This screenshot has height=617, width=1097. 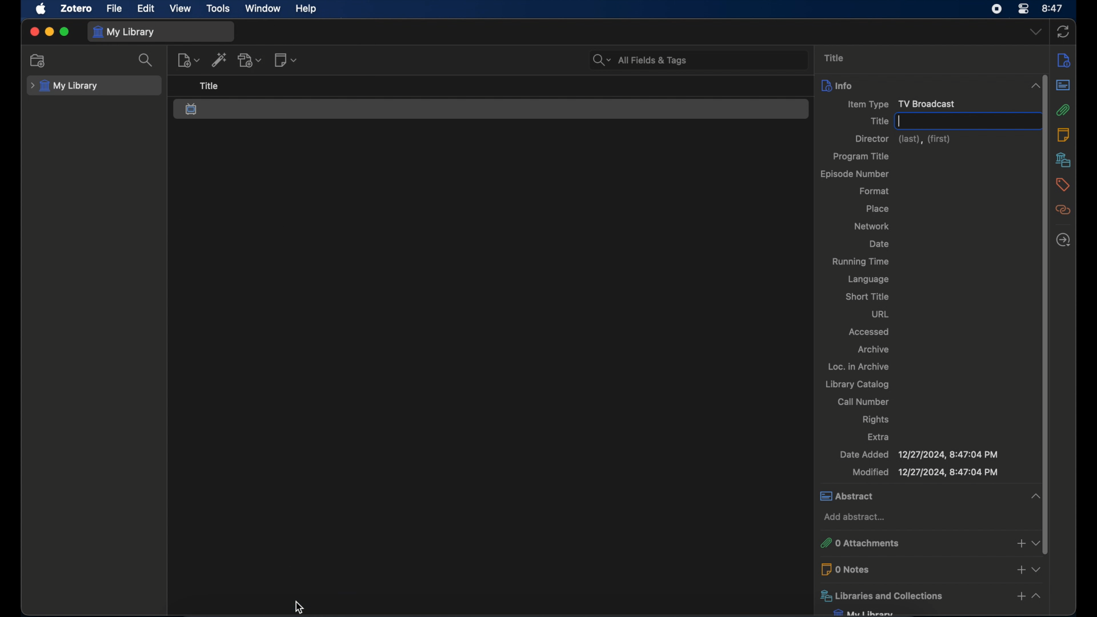 I want to click on sync, so click(x=1063, y=33).